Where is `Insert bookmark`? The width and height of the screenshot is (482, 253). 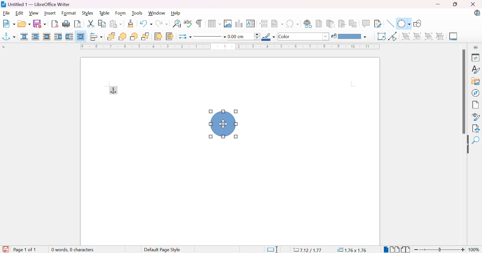 Insert bookmark is located at coordinates (342, 24).